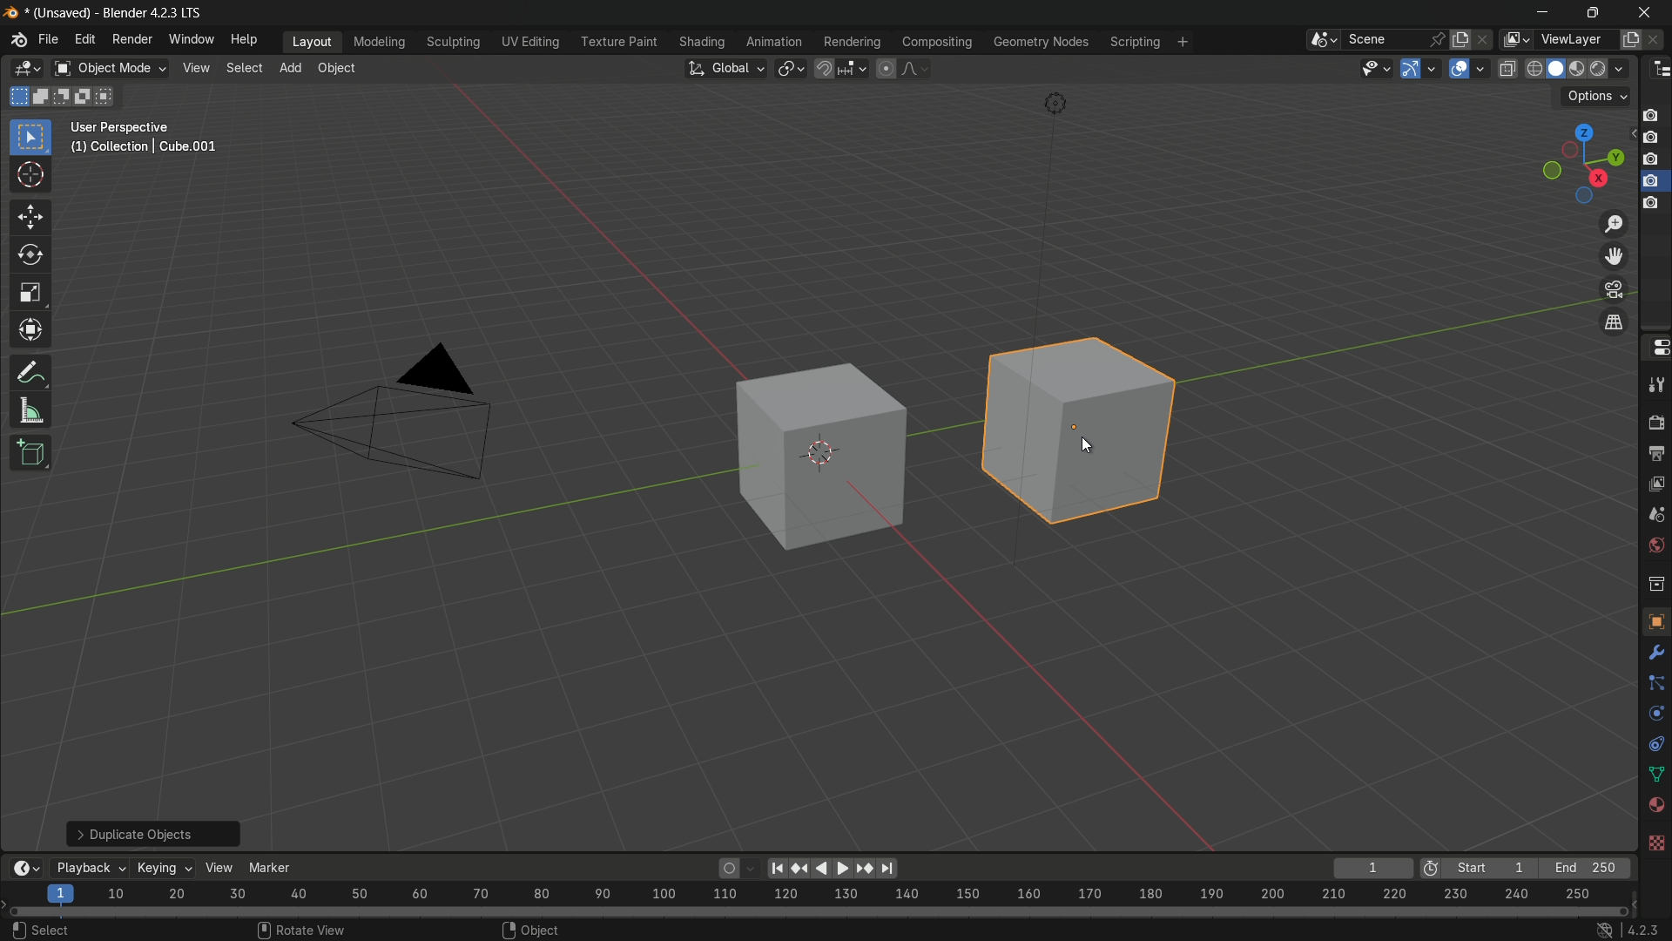 The image size is (1672, 941). I want to click on Precision Mode, so click(1294, 931).